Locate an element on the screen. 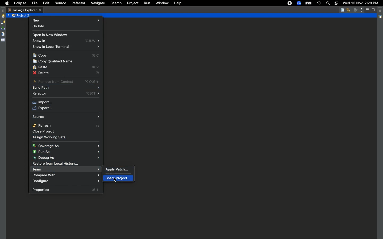 The height and width of the screenshot is (239, 383). Focus on active task is located at coordinates (356, 10).